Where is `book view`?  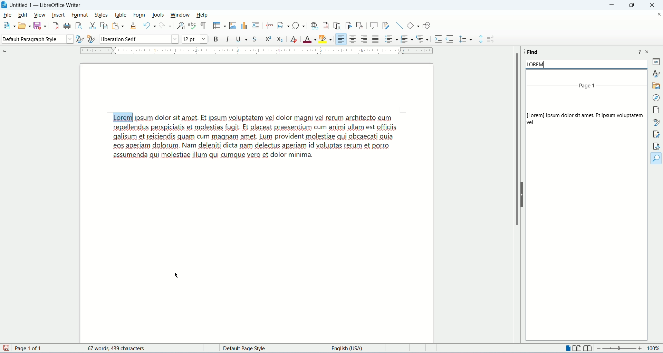
book view is located at coordinates (589, 349).